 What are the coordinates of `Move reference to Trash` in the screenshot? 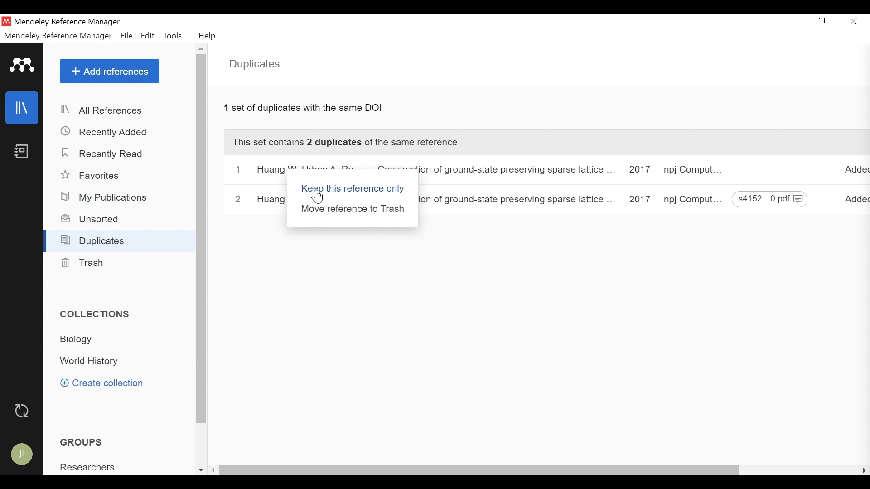 It's located at (353, 209).